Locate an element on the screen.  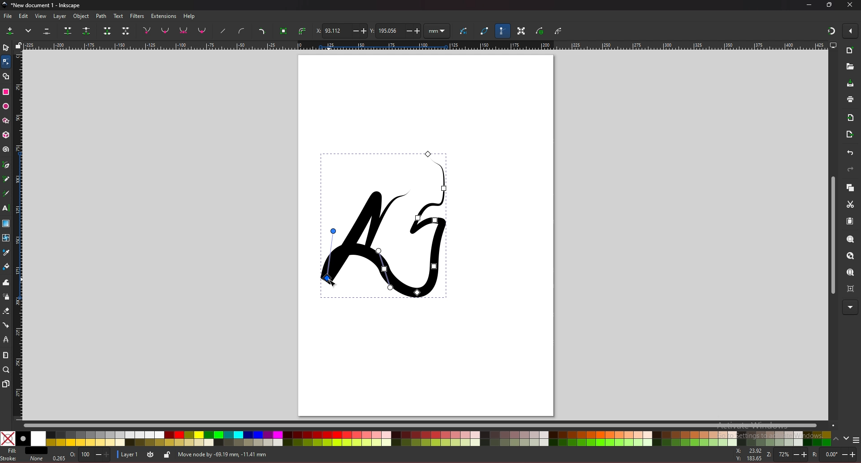
curve is located at coordinates (465, 30).